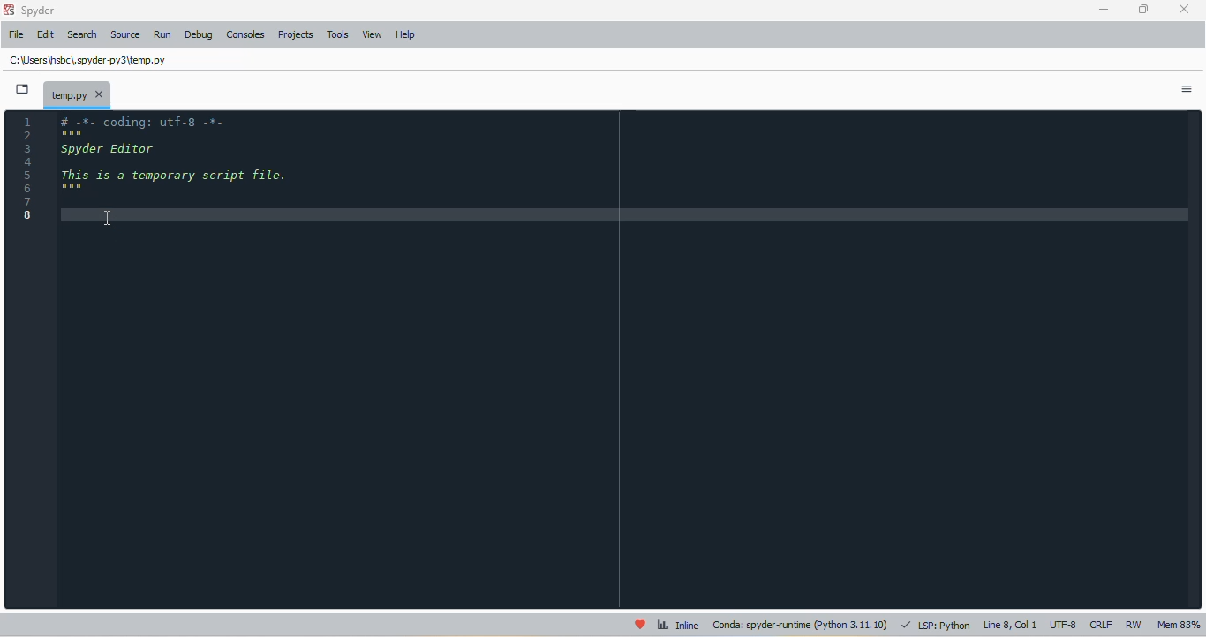 The width and height of the screenshot is (1206, 637). I want to click on source, so click(125, 34).